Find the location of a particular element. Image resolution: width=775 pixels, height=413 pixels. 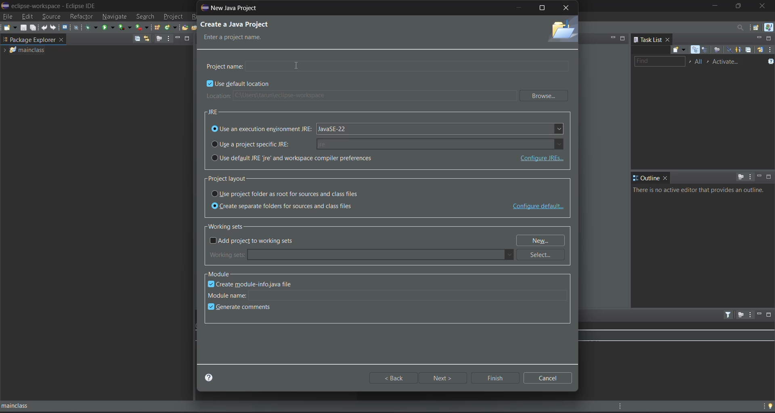

new task is located at coordinates (678, 50).